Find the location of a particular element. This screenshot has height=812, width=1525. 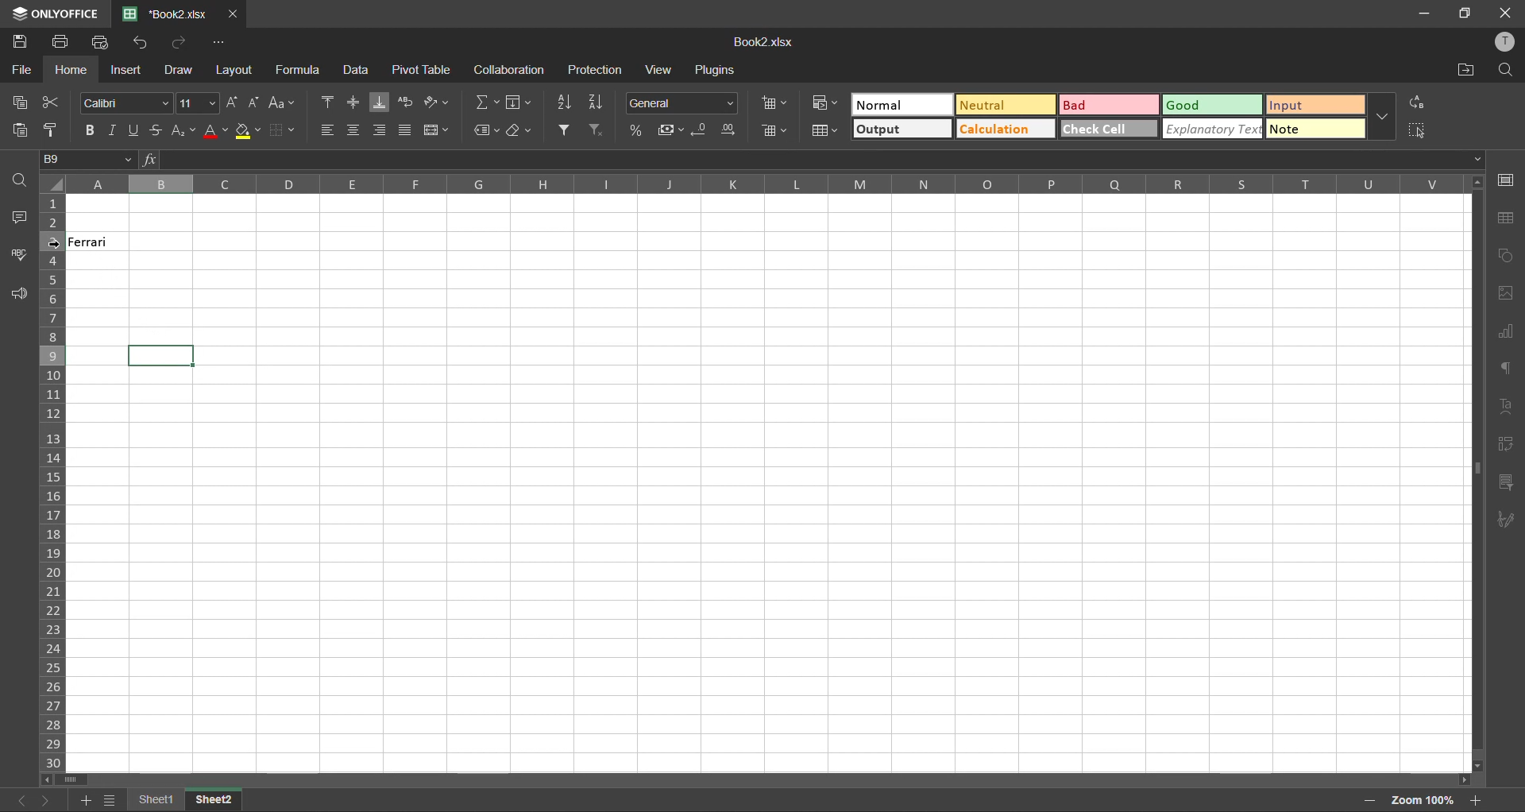

calculation is located at coordinates (1009, 128).